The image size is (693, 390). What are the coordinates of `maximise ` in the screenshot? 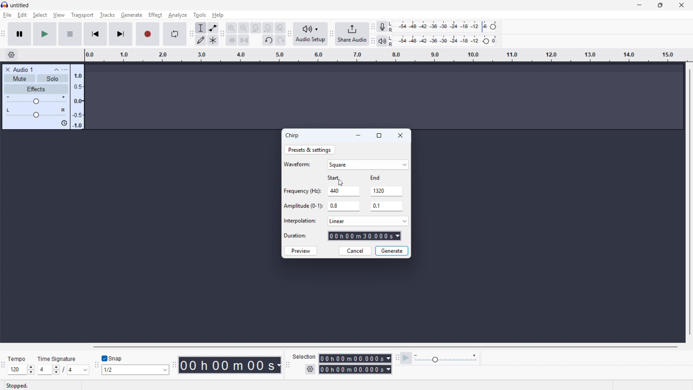 It's located at (379, 135).